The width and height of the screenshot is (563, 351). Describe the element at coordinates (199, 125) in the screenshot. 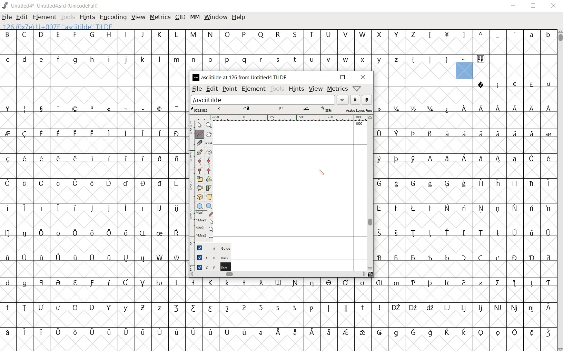

I see `pointer` at that location.